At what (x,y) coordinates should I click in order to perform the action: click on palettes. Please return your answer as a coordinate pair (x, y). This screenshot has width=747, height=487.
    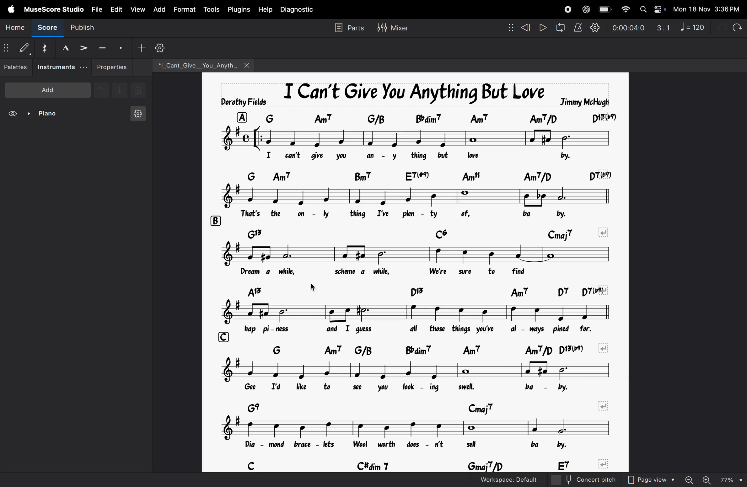
    Looking at the image, I should click on (17, 67).